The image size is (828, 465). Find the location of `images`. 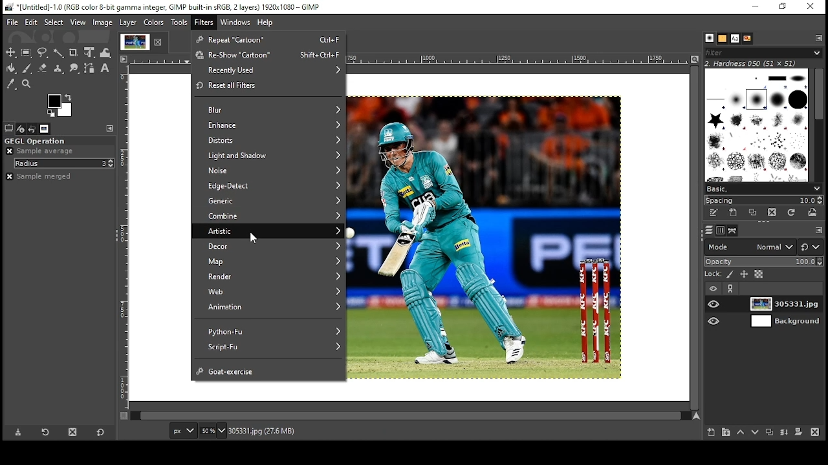

images is located at coordinates (45, 129).